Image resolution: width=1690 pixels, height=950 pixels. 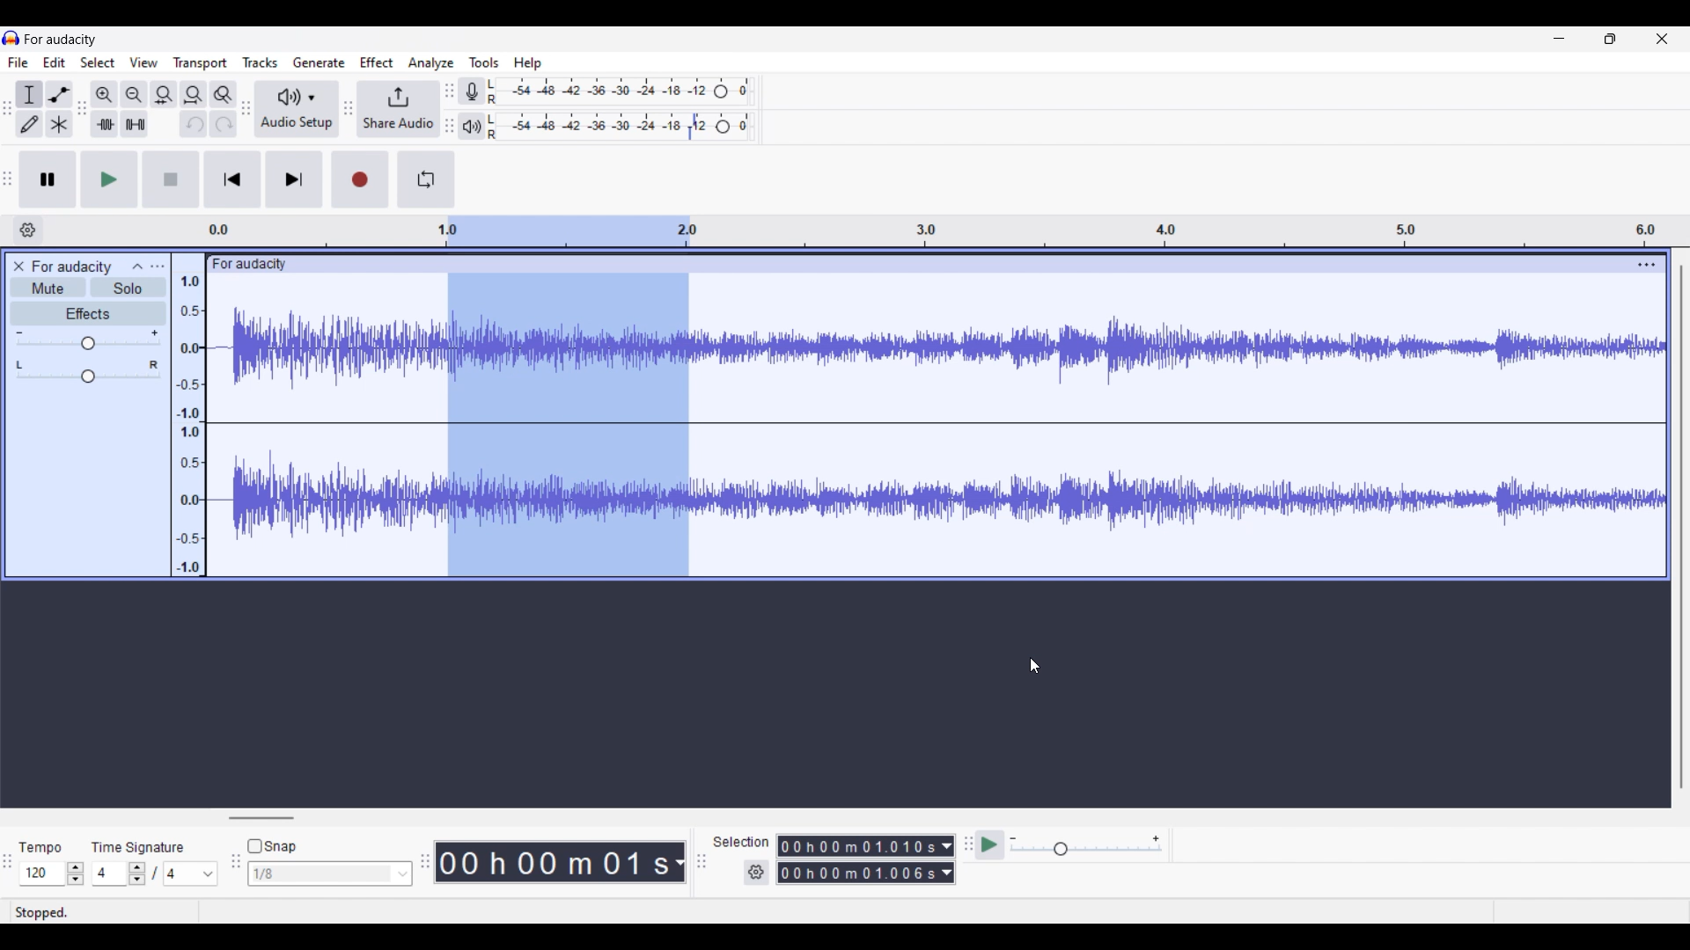 What do you see at coordinates (109, 179) in the screenshot?
I see `Play/Play once` at bounding box center [109, 179].